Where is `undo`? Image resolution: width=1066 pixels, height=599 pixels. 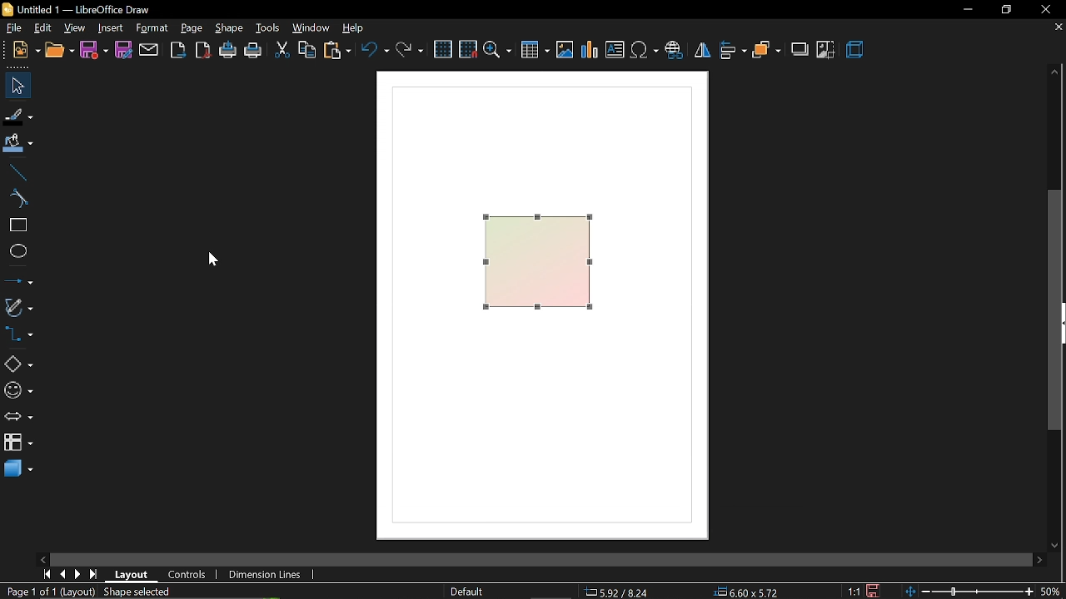 undo is located at coordinates (375, 52).